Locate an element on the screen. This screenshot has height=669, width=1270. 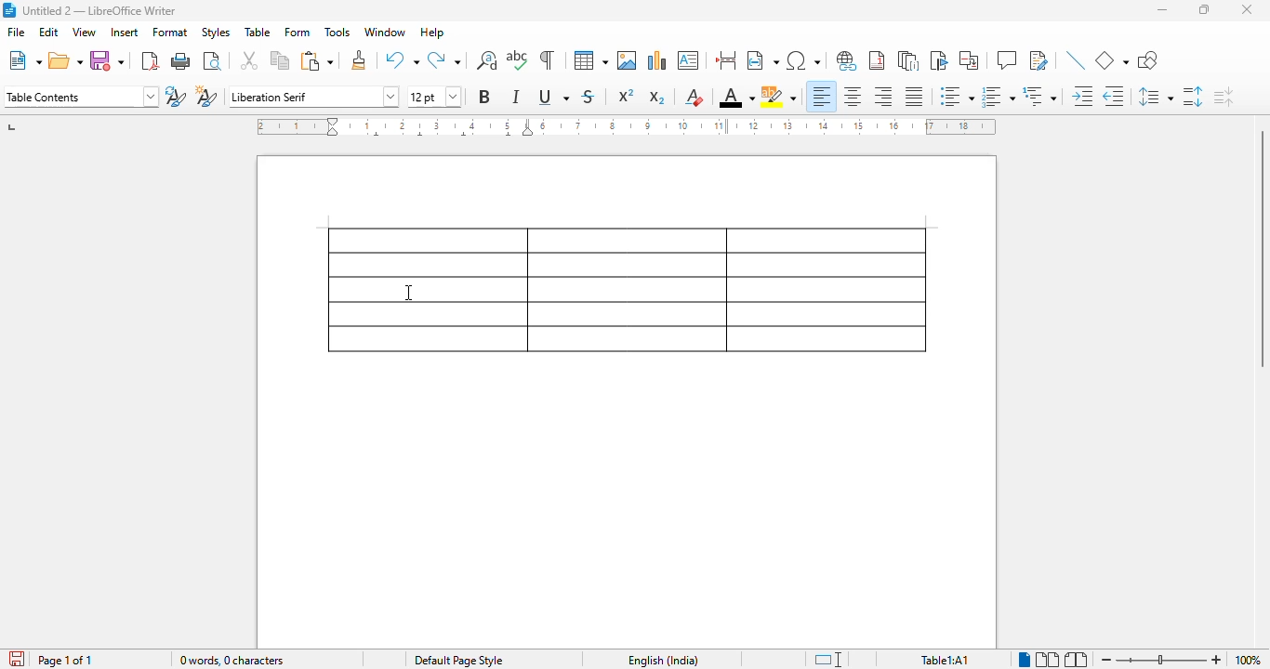
multi-page view is located at coordinates (1048, 659).